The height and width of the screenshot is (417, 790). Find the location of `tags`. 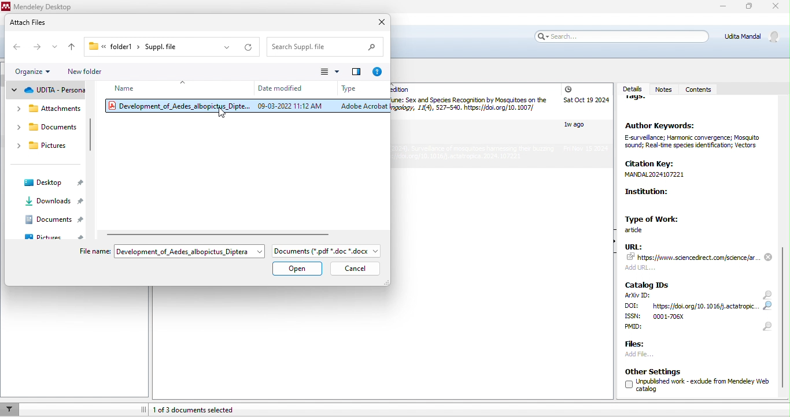

tags is located at coordinates (640, 102).